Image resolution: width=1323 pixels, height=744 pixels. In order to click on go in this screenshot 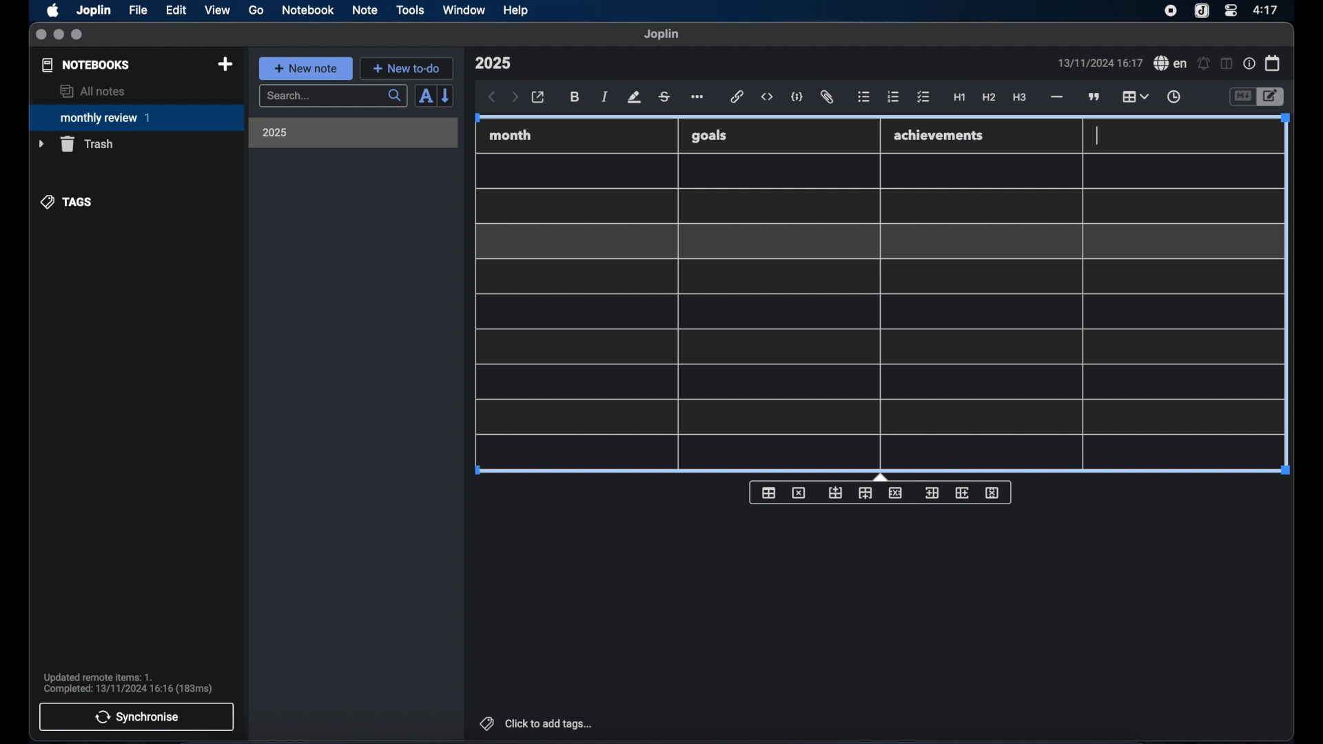, I will do `click(256, 10)`.